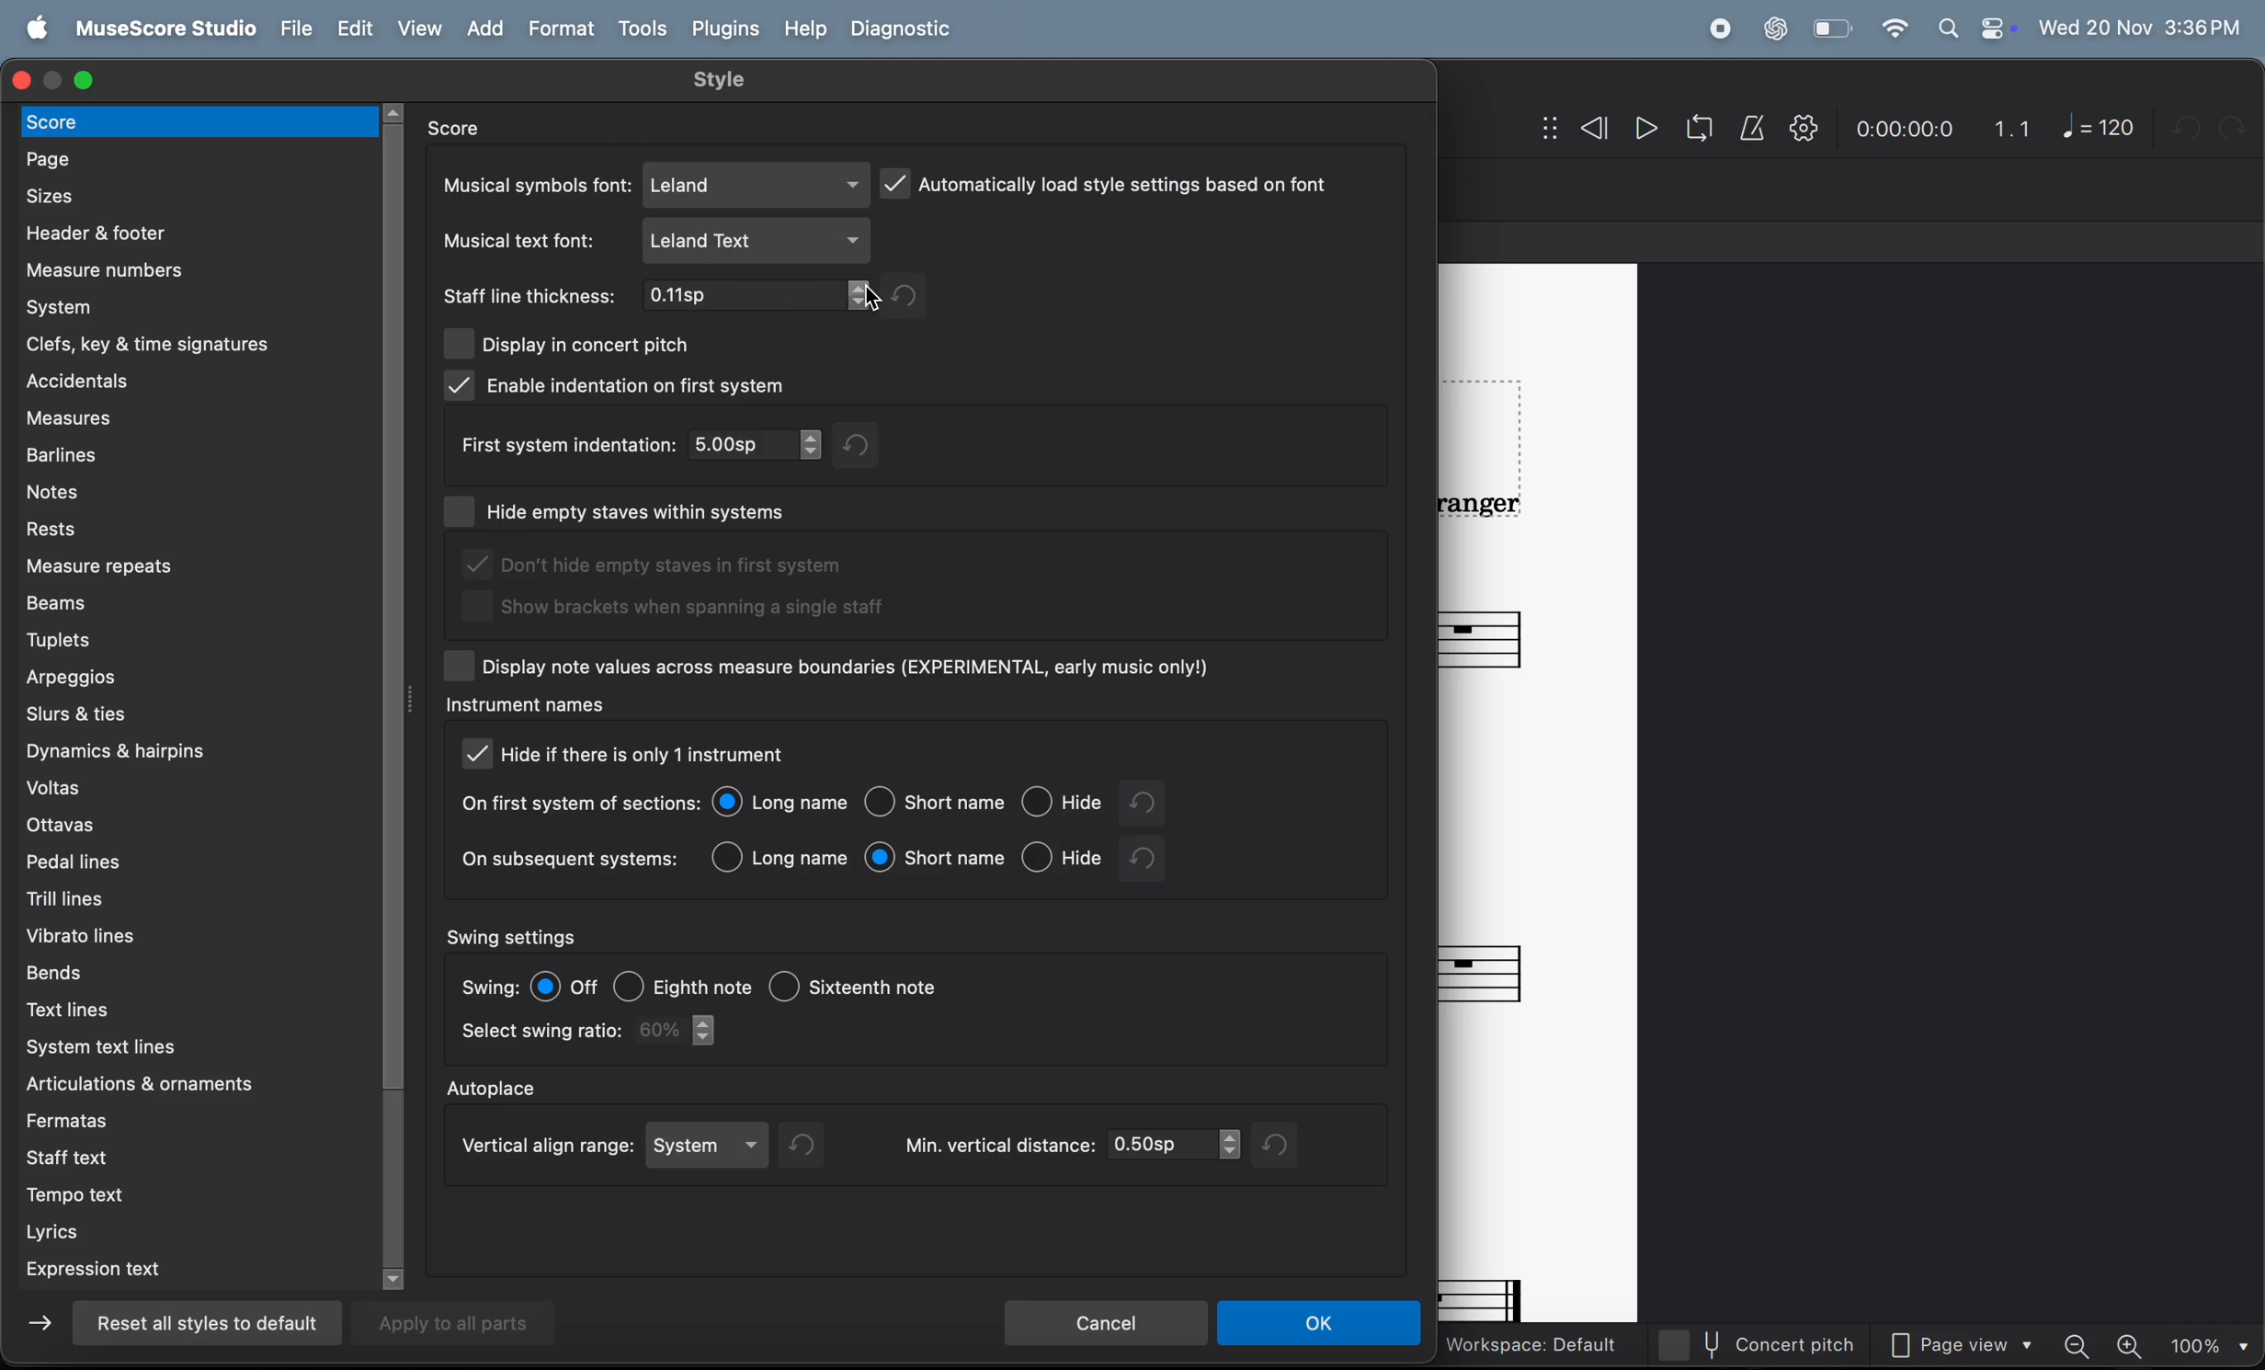  Describe the element at coordinates (1105, 1320) in the screenshot. I see `cancel` at that location.